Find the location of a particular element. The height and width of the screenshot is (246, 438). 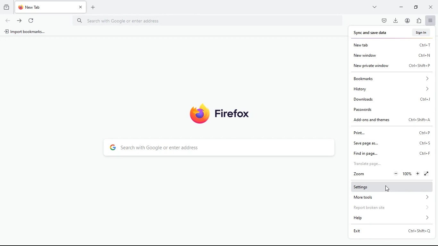

bookmarks is located at coordinates (392, 79).